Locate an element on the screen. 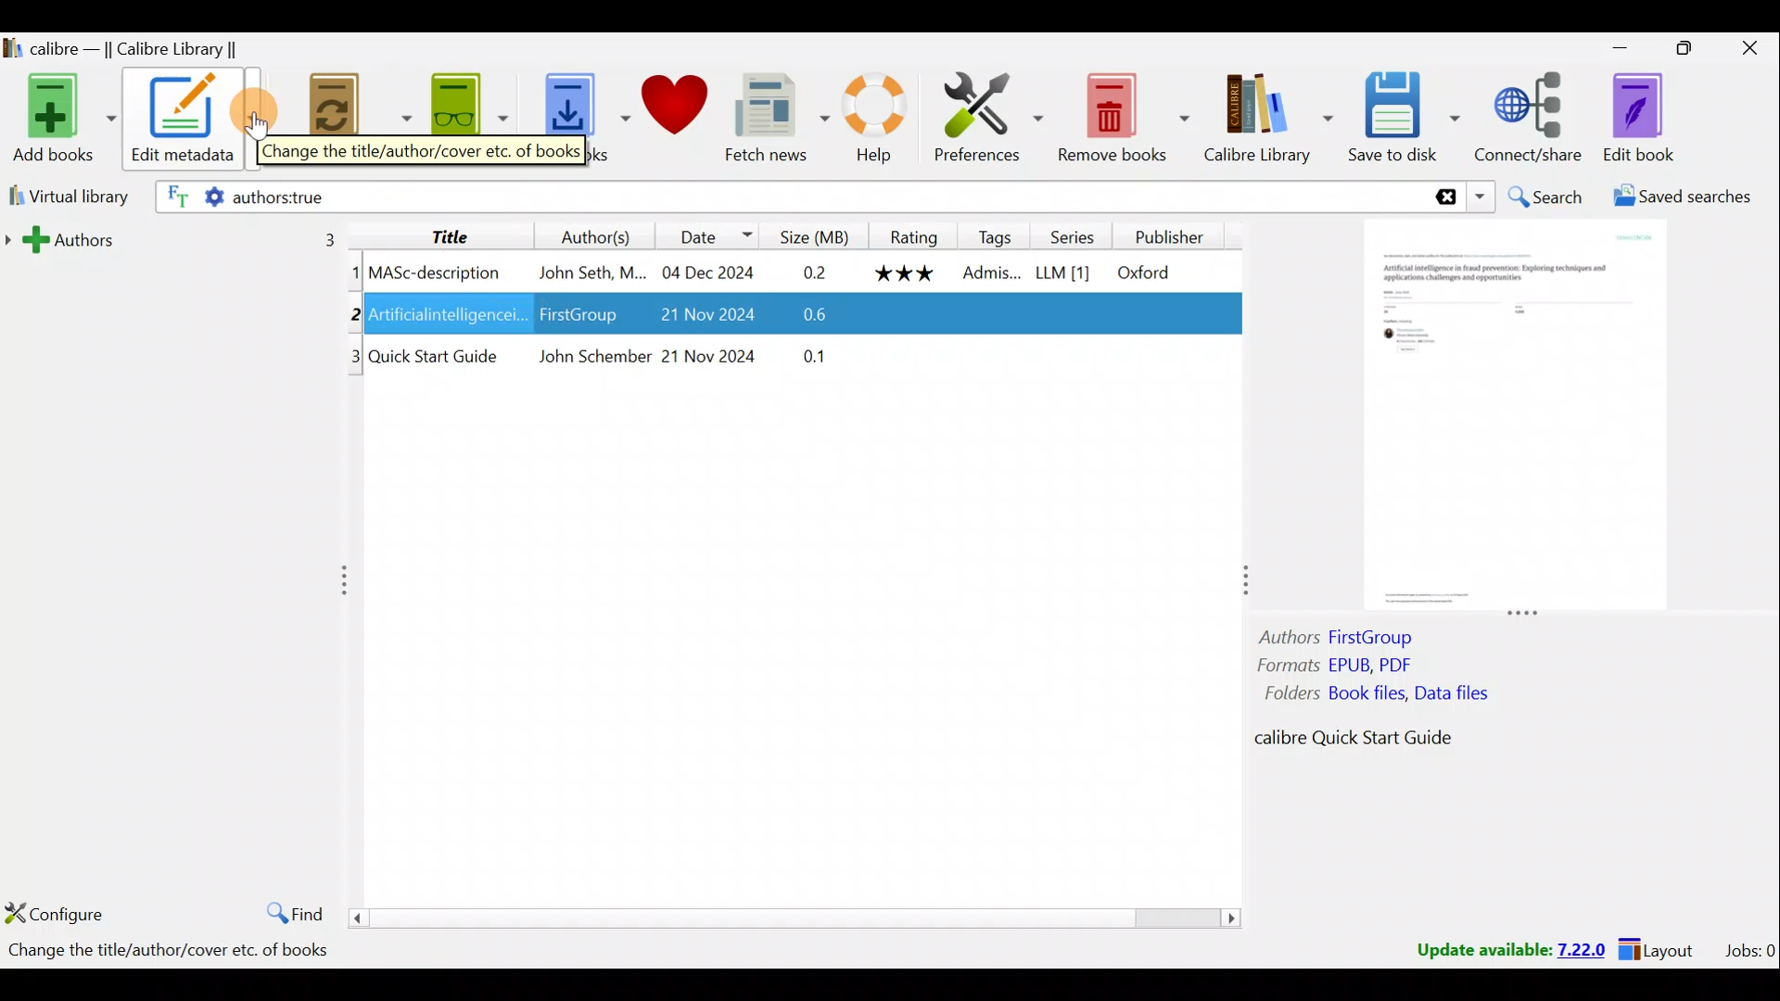 This screenshot has height=1001, width=1780. Cursor is located at coordinates (257, 123).